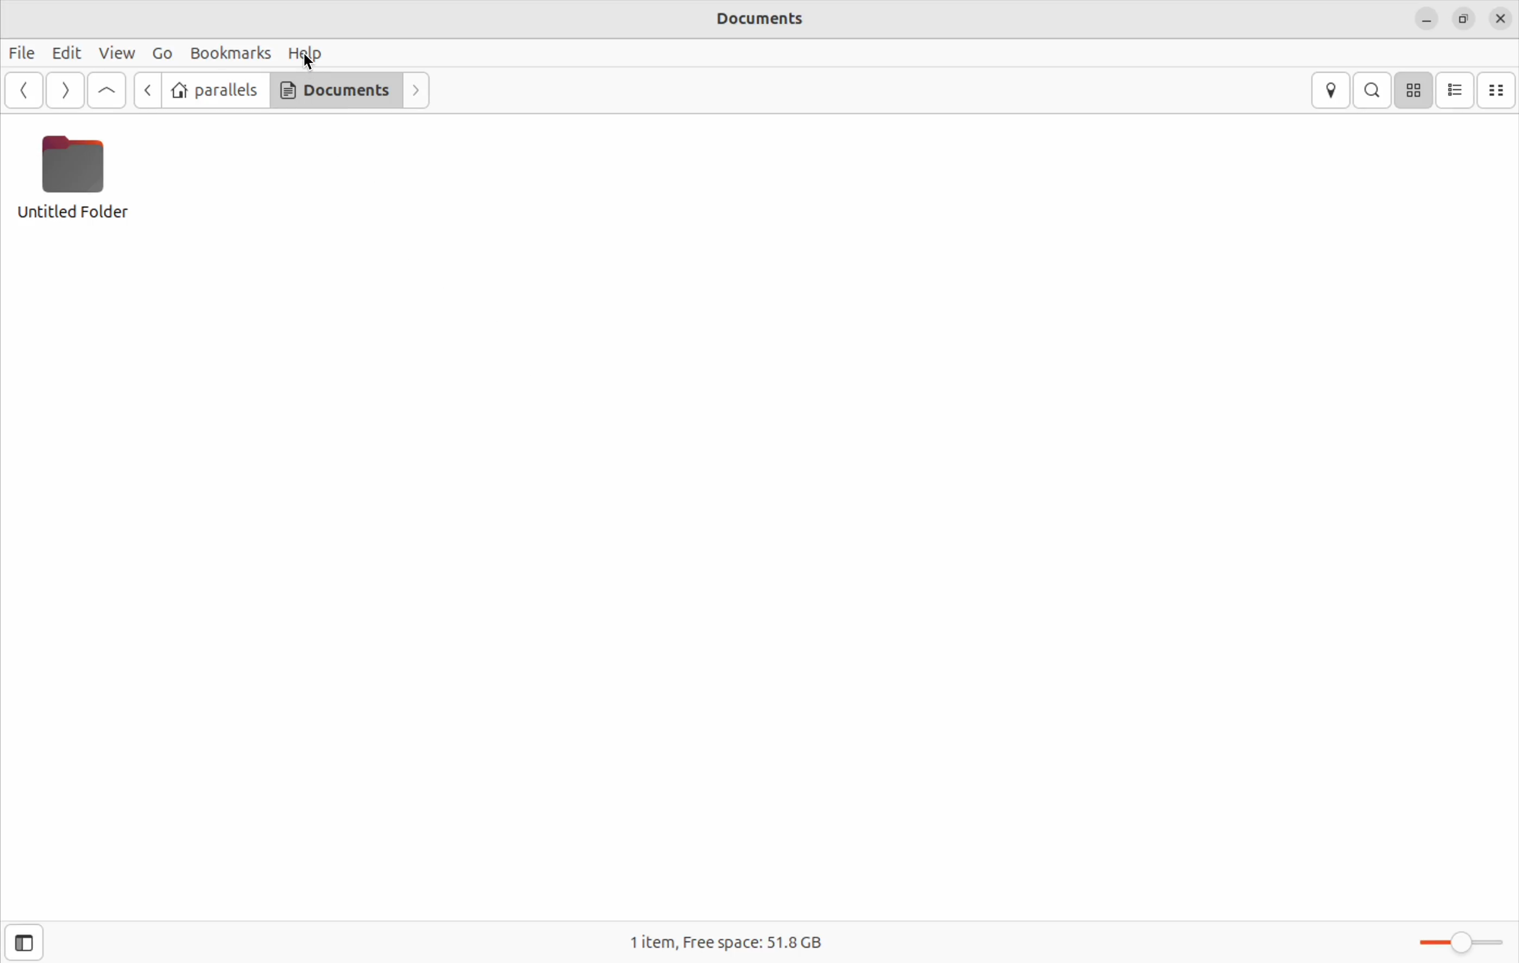 Image resolution: width=1519 pixels, height=963 pixels. I want to click on close, so click(1500, 16).